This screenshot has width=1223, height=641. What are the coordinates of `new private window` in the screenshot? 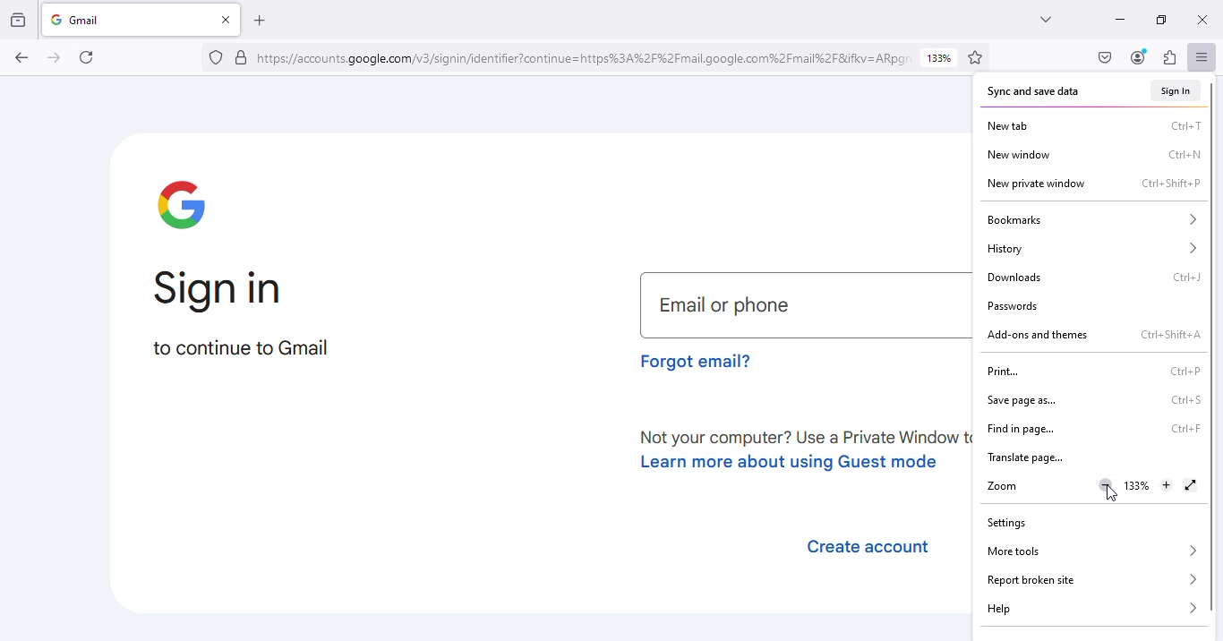 It's located at (1035, 184).